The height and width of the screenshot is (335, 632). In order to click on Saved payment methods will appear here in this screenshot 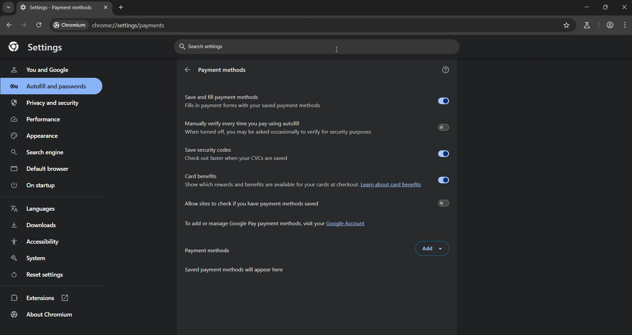, I will do `click(238, 270)`.